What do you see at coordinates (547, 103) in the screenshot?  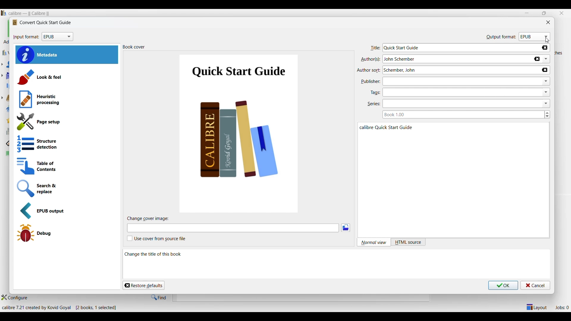 I see `dropdown` at bounding box center [547, 103].